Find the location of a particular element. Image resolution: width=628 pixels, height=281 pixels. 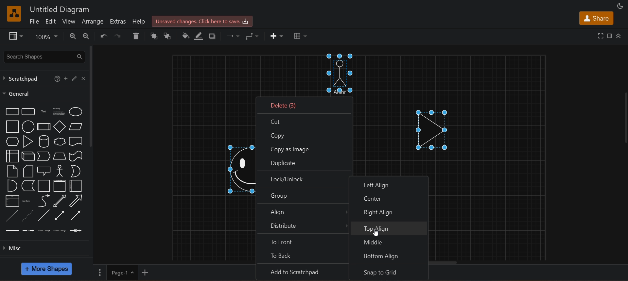

parallelogram is located at coordinates (77, 127).